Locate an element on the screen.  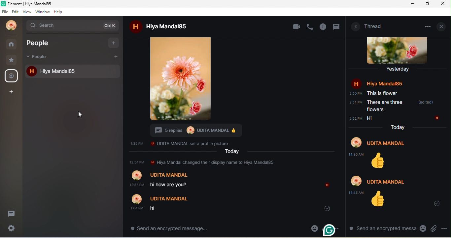
Element | Hiya Mandal85 is located at coordinates (44, 4).